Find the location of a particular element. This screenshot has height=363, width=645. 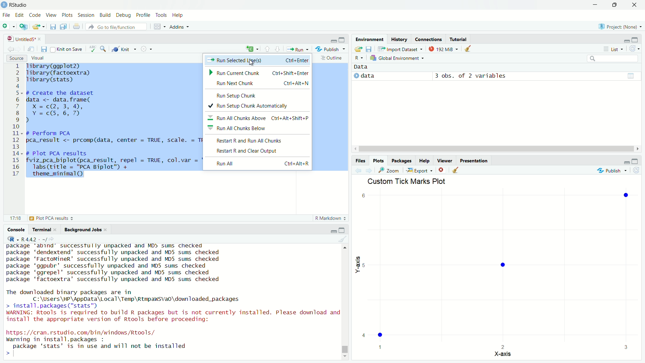

go forward to the next source is located at coordinates (19, 49).